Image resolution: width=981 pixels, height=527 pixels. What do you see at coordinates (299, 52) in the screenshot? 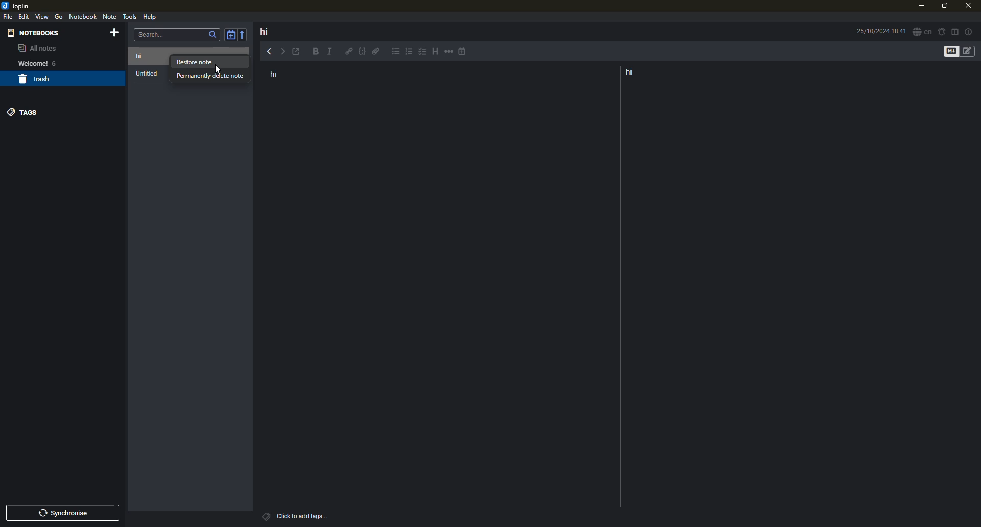
I see `toggle external editing` at bounding box center [299, 52].